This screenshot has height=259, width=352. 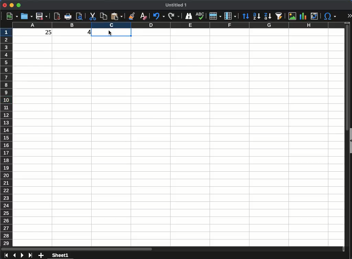 I want to click on selected, so click(x=112, y=34).